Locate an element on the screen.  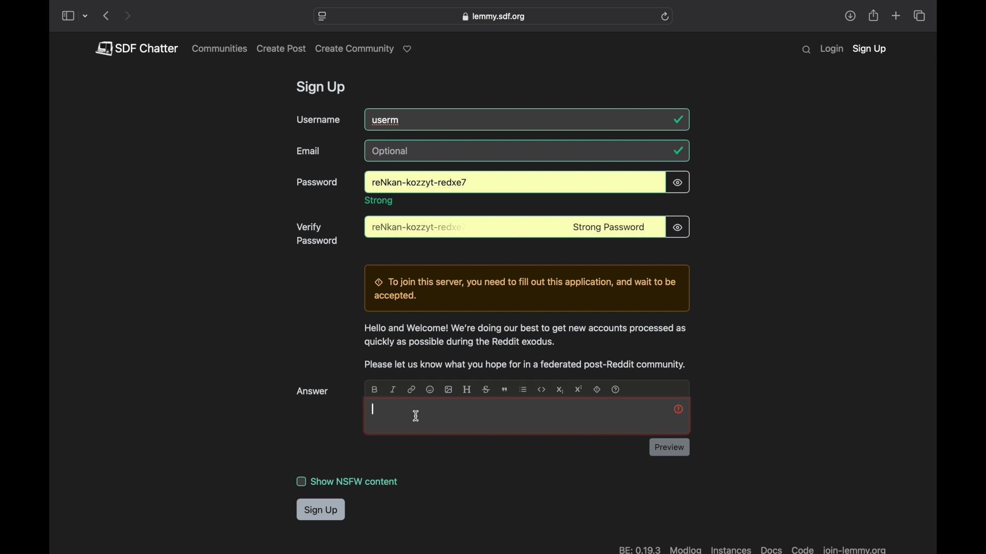
password is located at coordinates (318, 183).